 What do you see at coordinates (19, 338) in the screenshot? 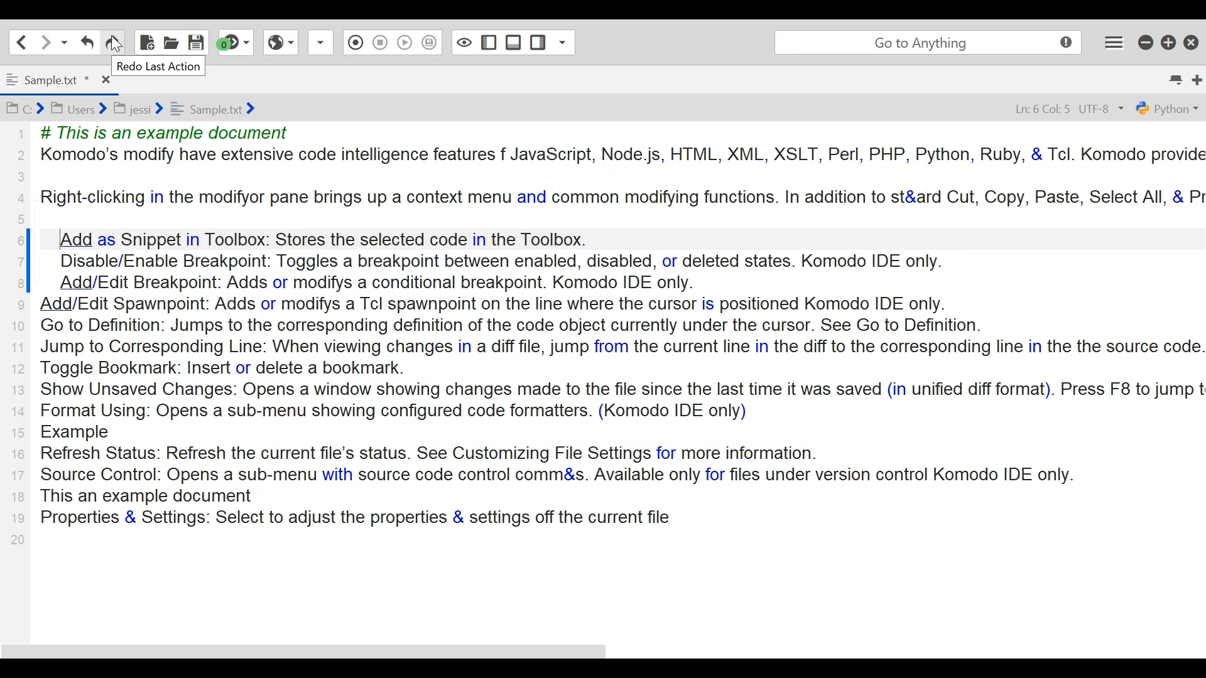
I see `Line Number` at bounding box center [19, 338].